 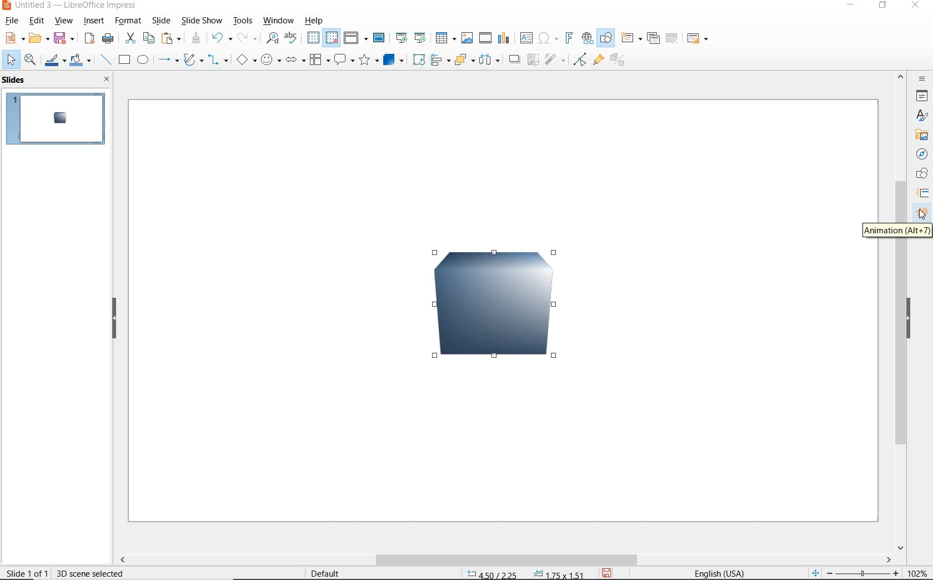 What do you see at coordinates (313, 37) in the screenshot?
I see `display grid` at bounding box center [313, 37].